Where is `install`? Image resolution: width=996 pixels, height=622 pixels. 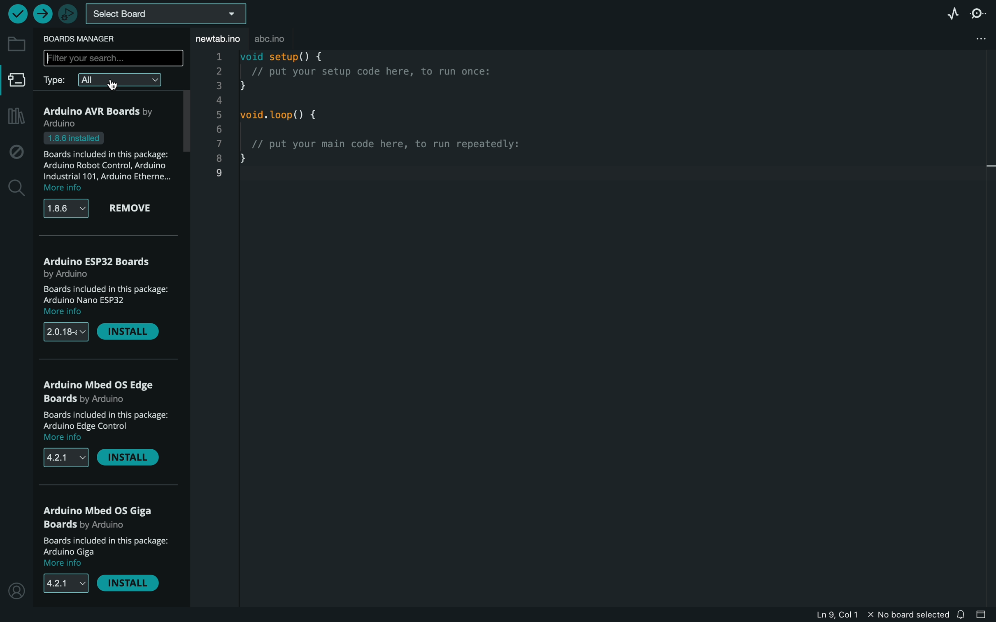 install is located at coordinates (128, 333).